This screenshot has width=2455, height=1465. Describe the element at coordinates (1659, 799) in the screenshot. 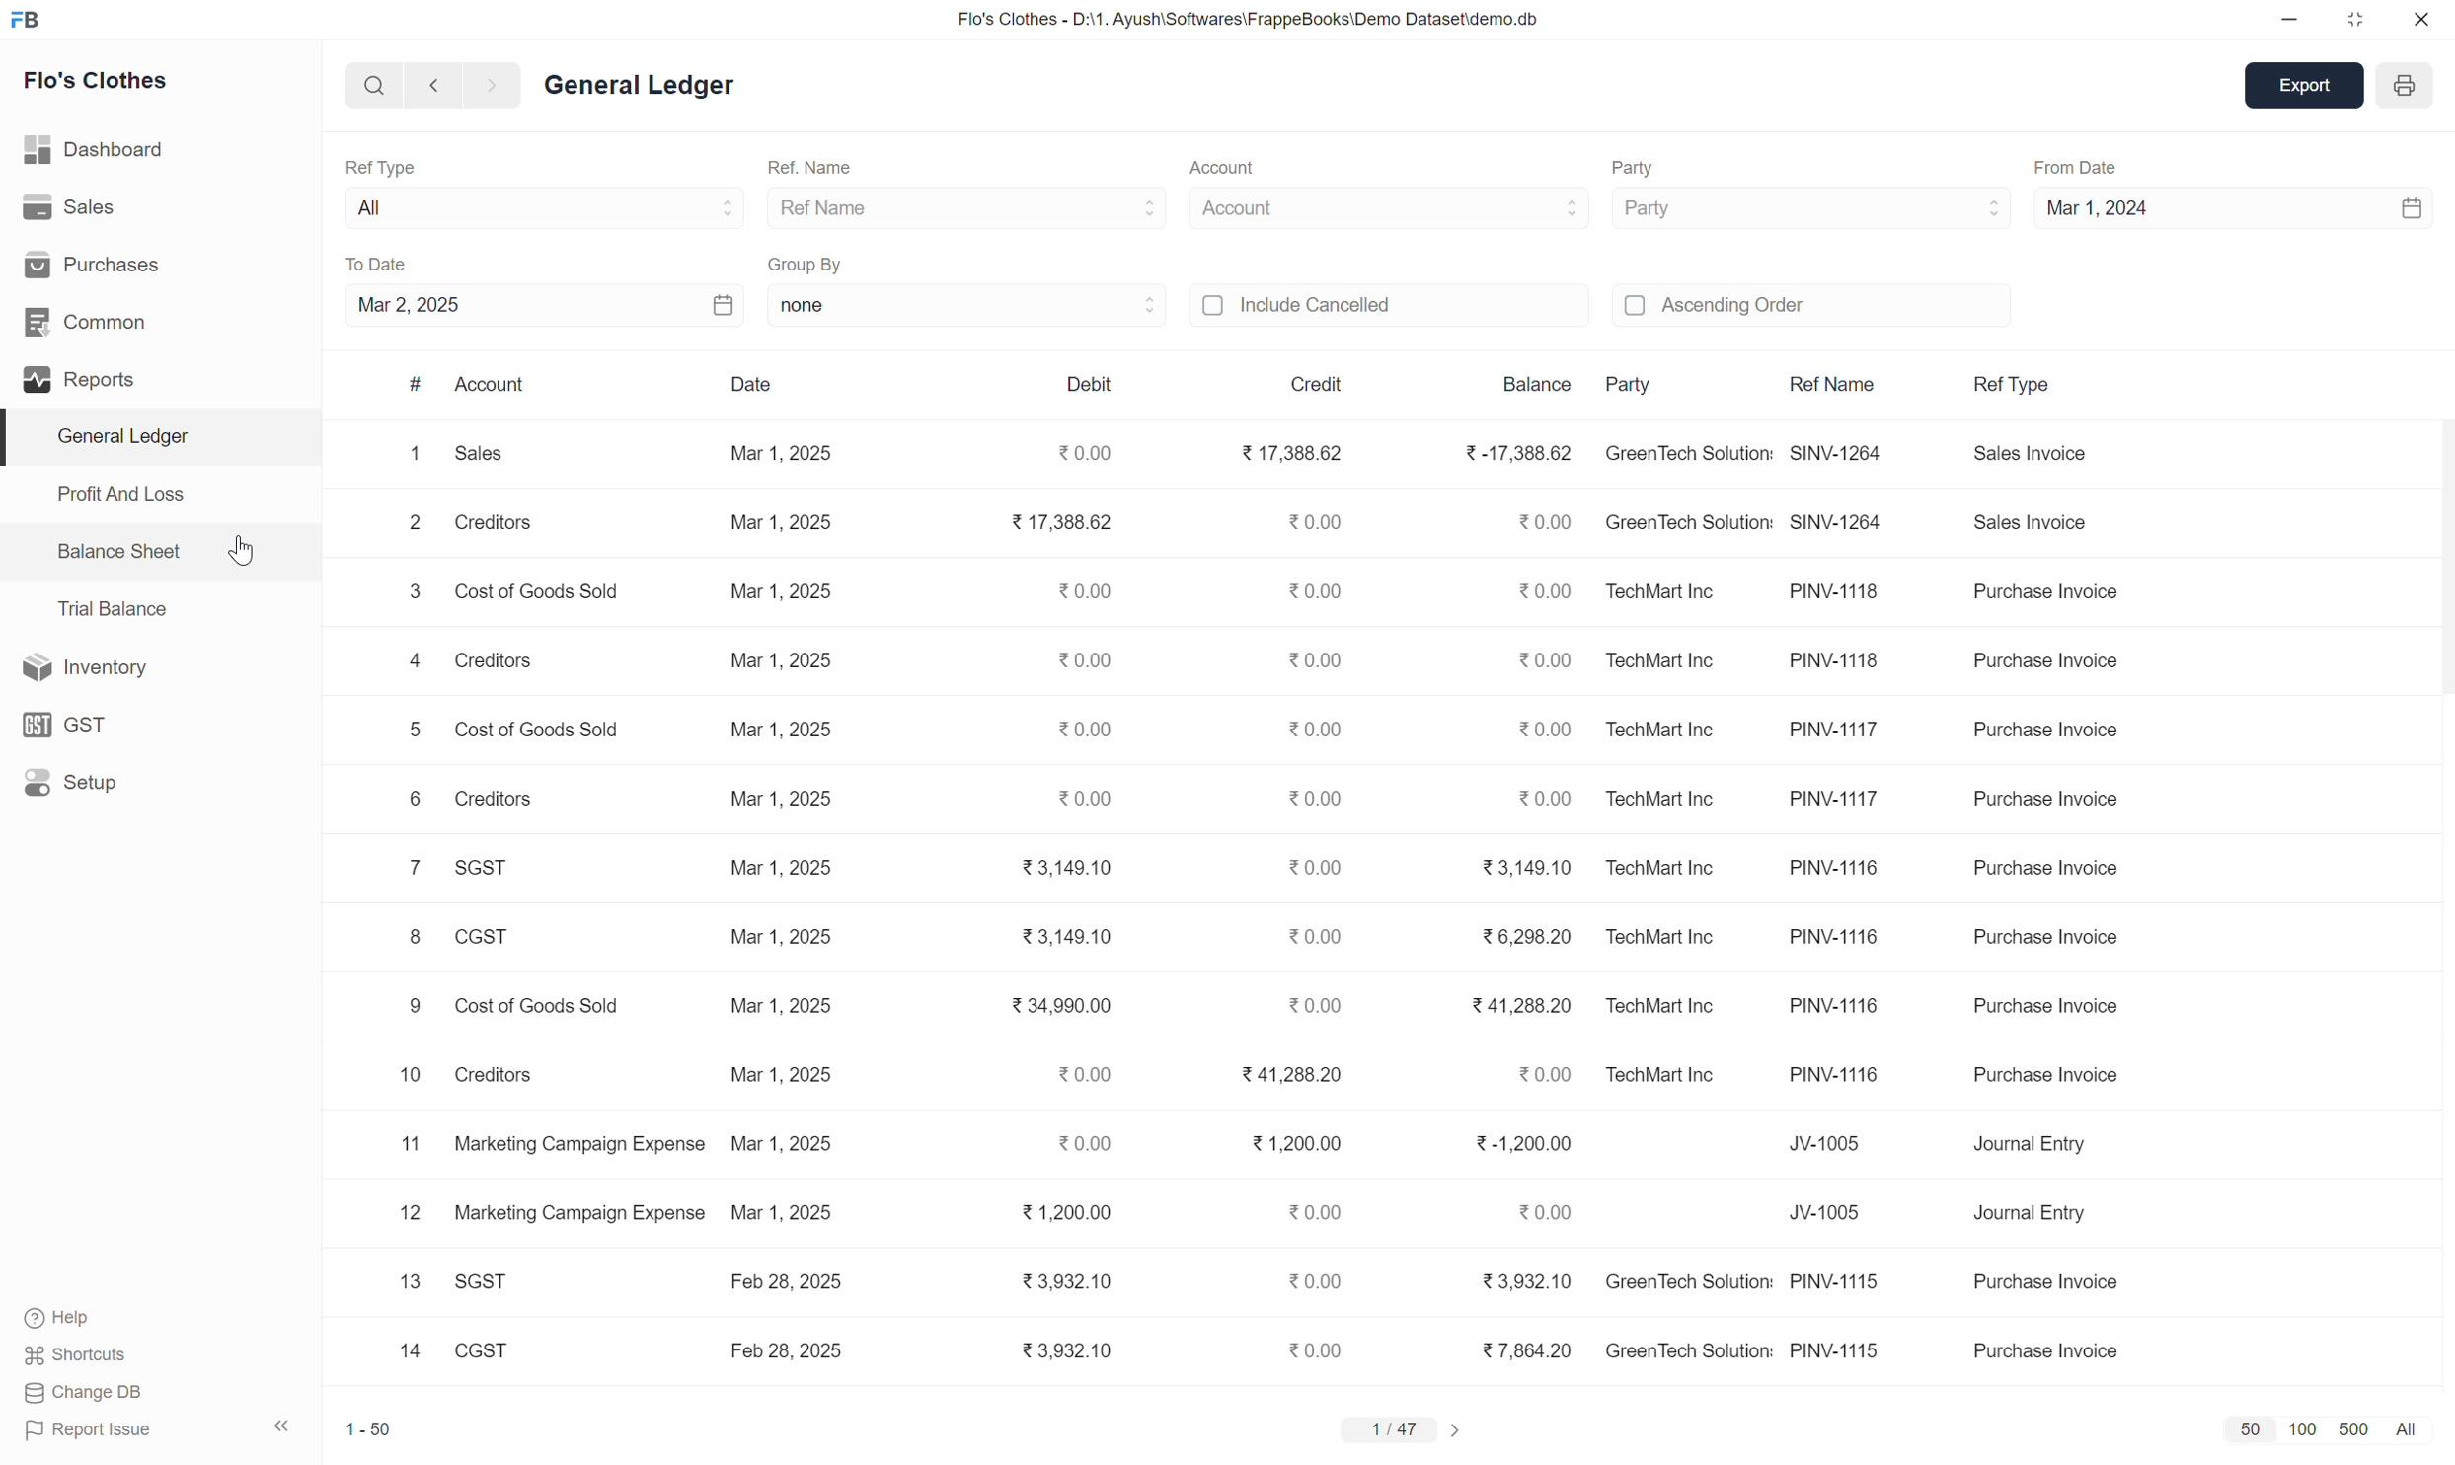

I see `TechMart Inc` at that location.